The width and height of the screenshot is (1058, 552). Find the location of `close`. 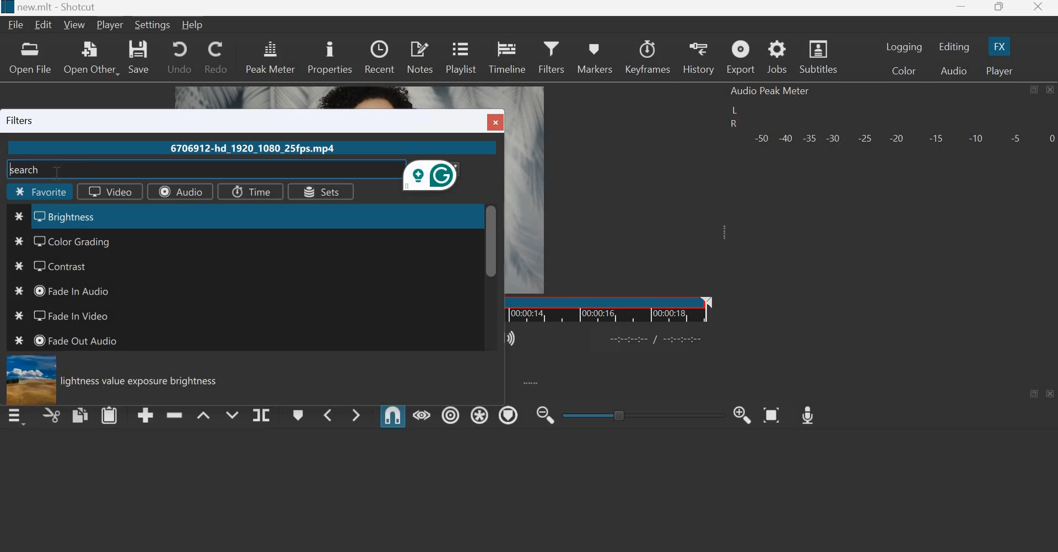

close is located at coordinates (1051, 394).